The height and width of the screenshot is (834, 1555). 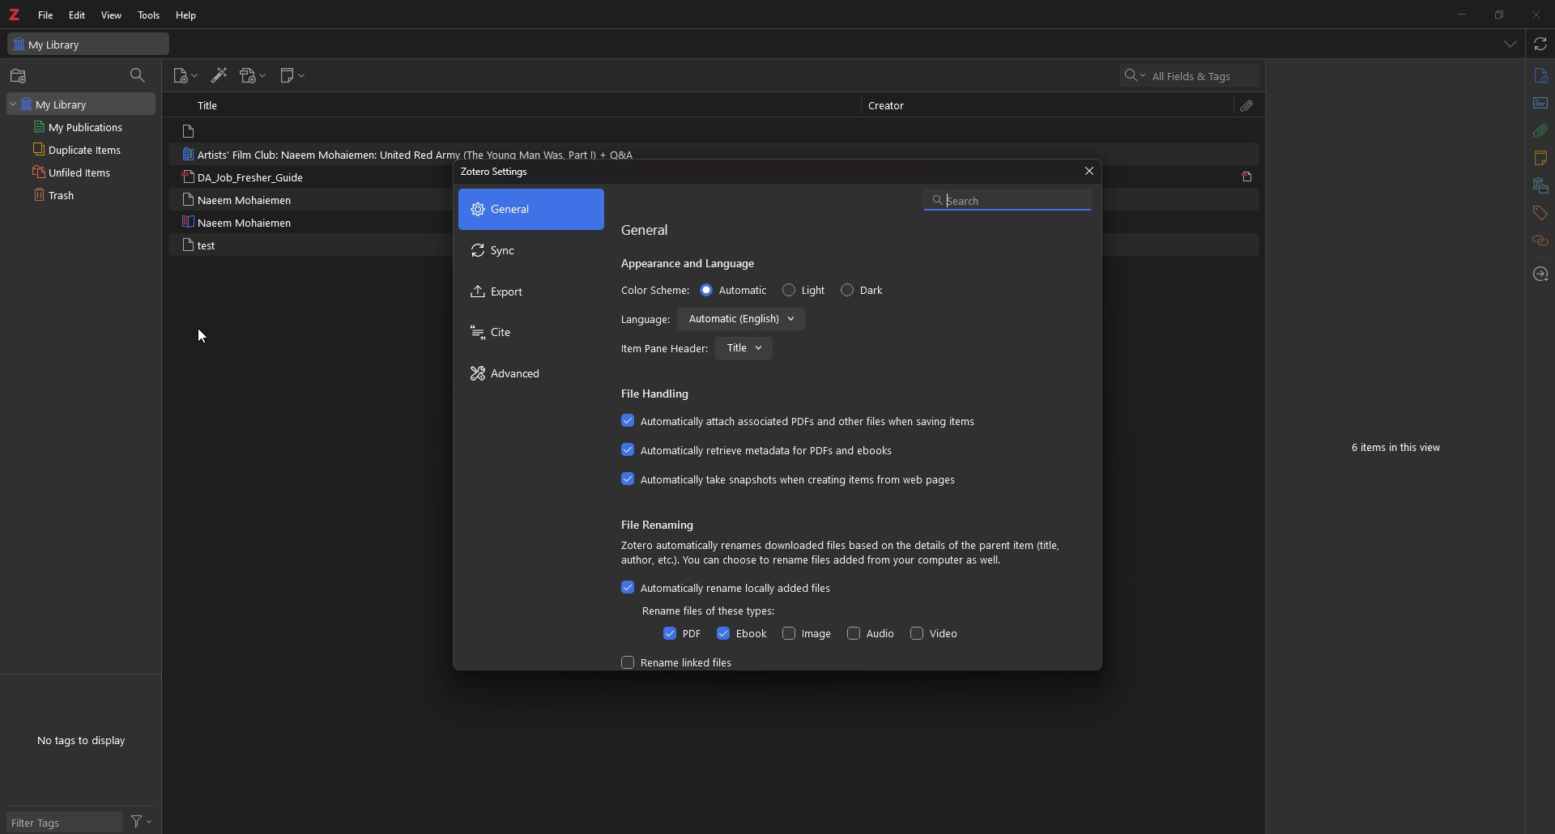 What do you see at coordinates (198, 245) in the screenshot?
I see `test` at bounding box center [198, 245].